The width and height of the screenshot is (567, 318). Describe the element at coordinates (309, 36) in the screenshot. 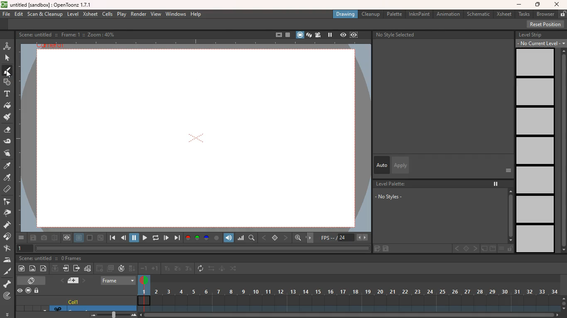

I see `layers` at that location.